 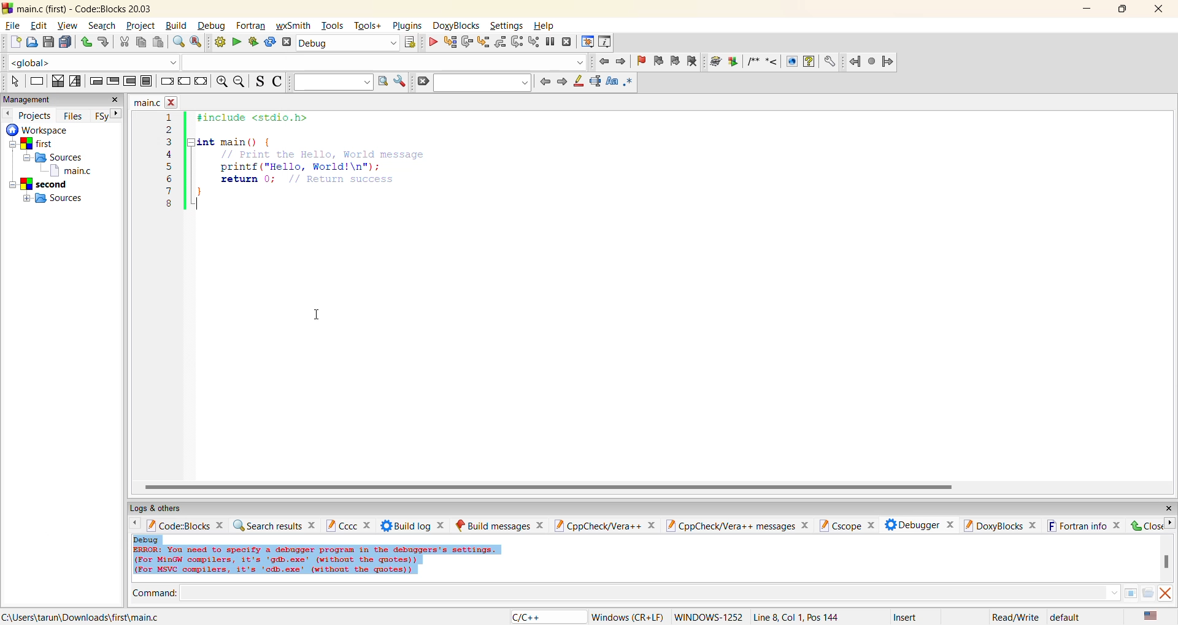 I want to click on toggle source, so click(x=261, y=81).